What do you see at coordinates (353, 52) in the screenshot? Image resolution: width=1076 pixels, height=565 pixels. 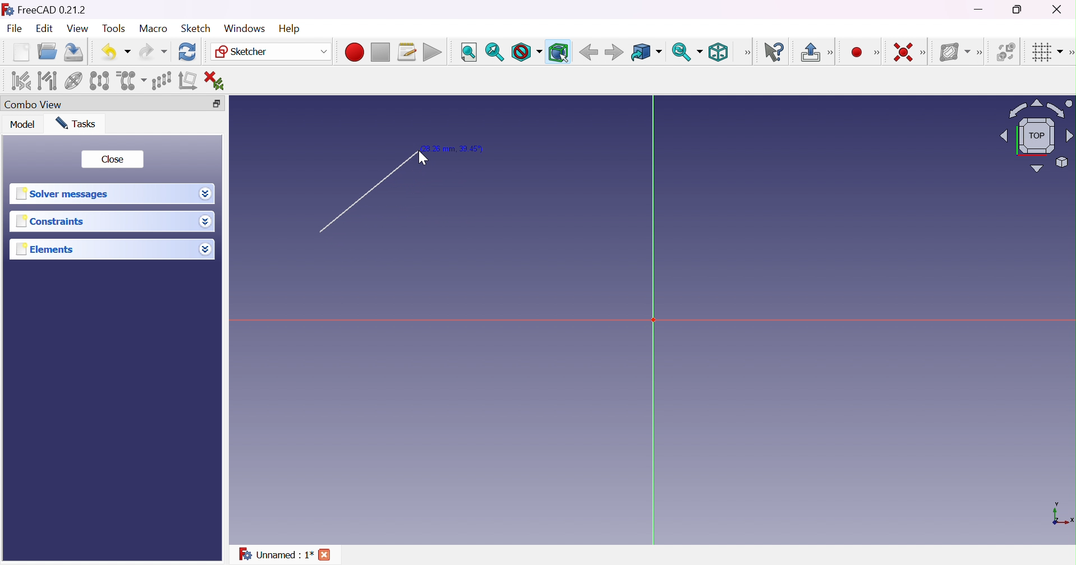 I see `Macros recording` at bounding box center [353, 52].